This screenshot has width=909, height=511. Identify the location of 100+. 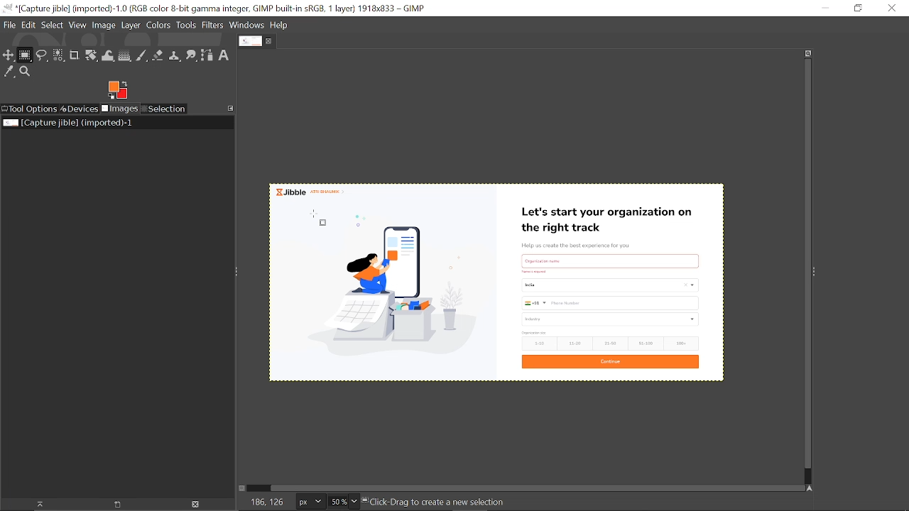
(681, 344).